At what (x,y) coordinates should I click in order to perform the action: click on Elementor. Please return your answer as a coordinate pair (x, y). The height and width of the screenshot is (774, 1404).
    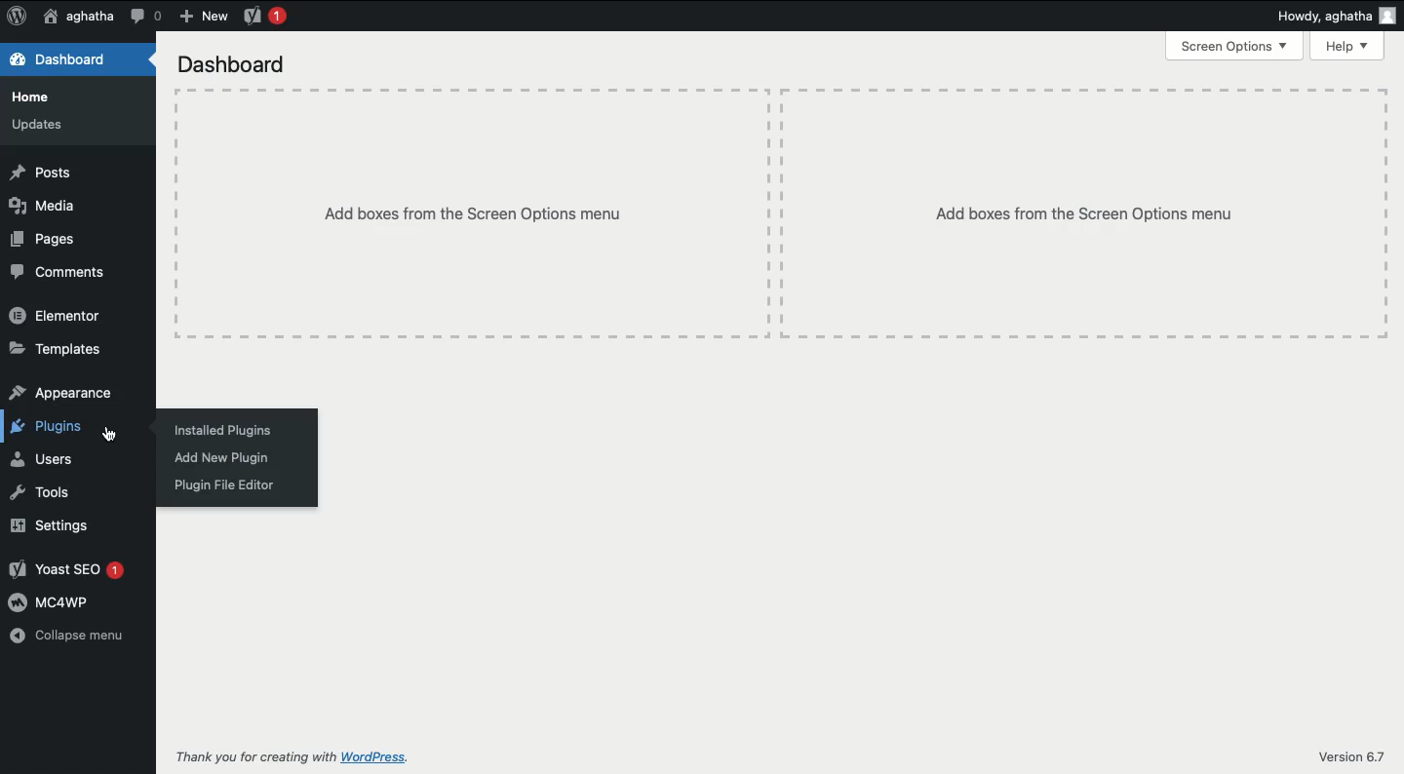
    Looking at the image, I should click on (59, 318).